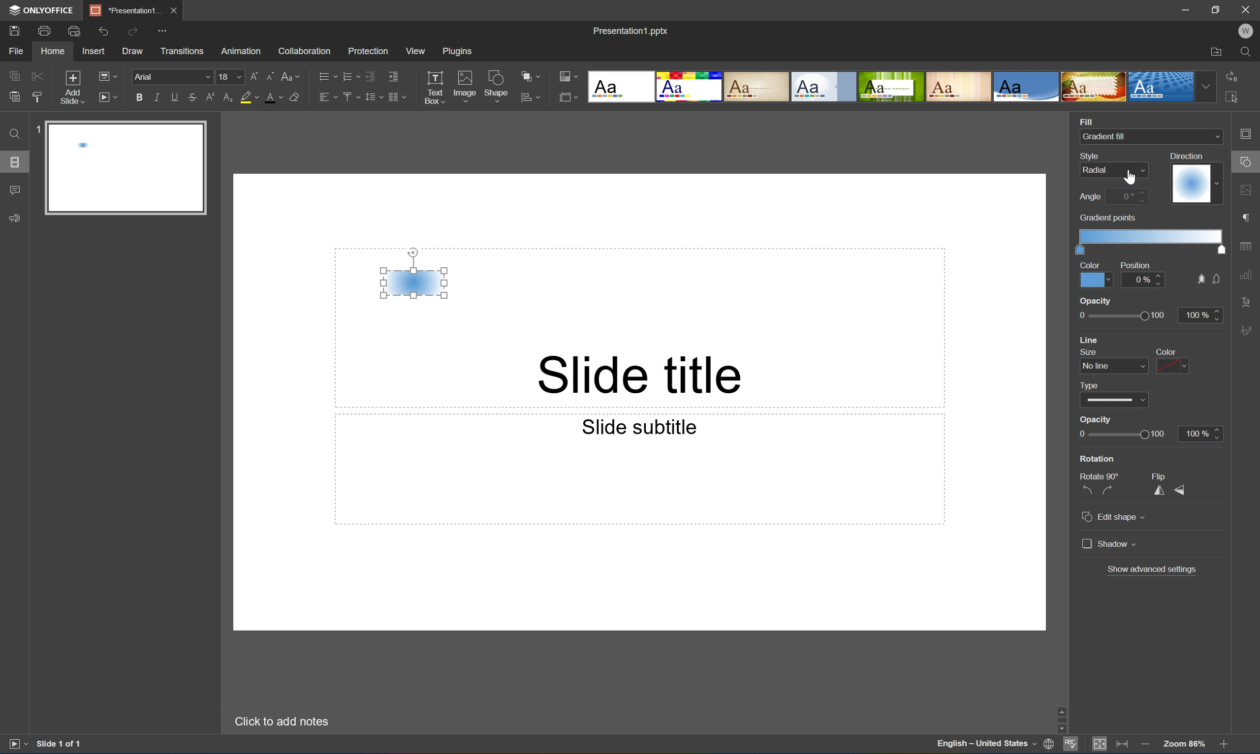 This screenshot has width=1260, height=754. Describe the element at coordinates (1217, 279) in the screenshot. I see `no fill` at that location.